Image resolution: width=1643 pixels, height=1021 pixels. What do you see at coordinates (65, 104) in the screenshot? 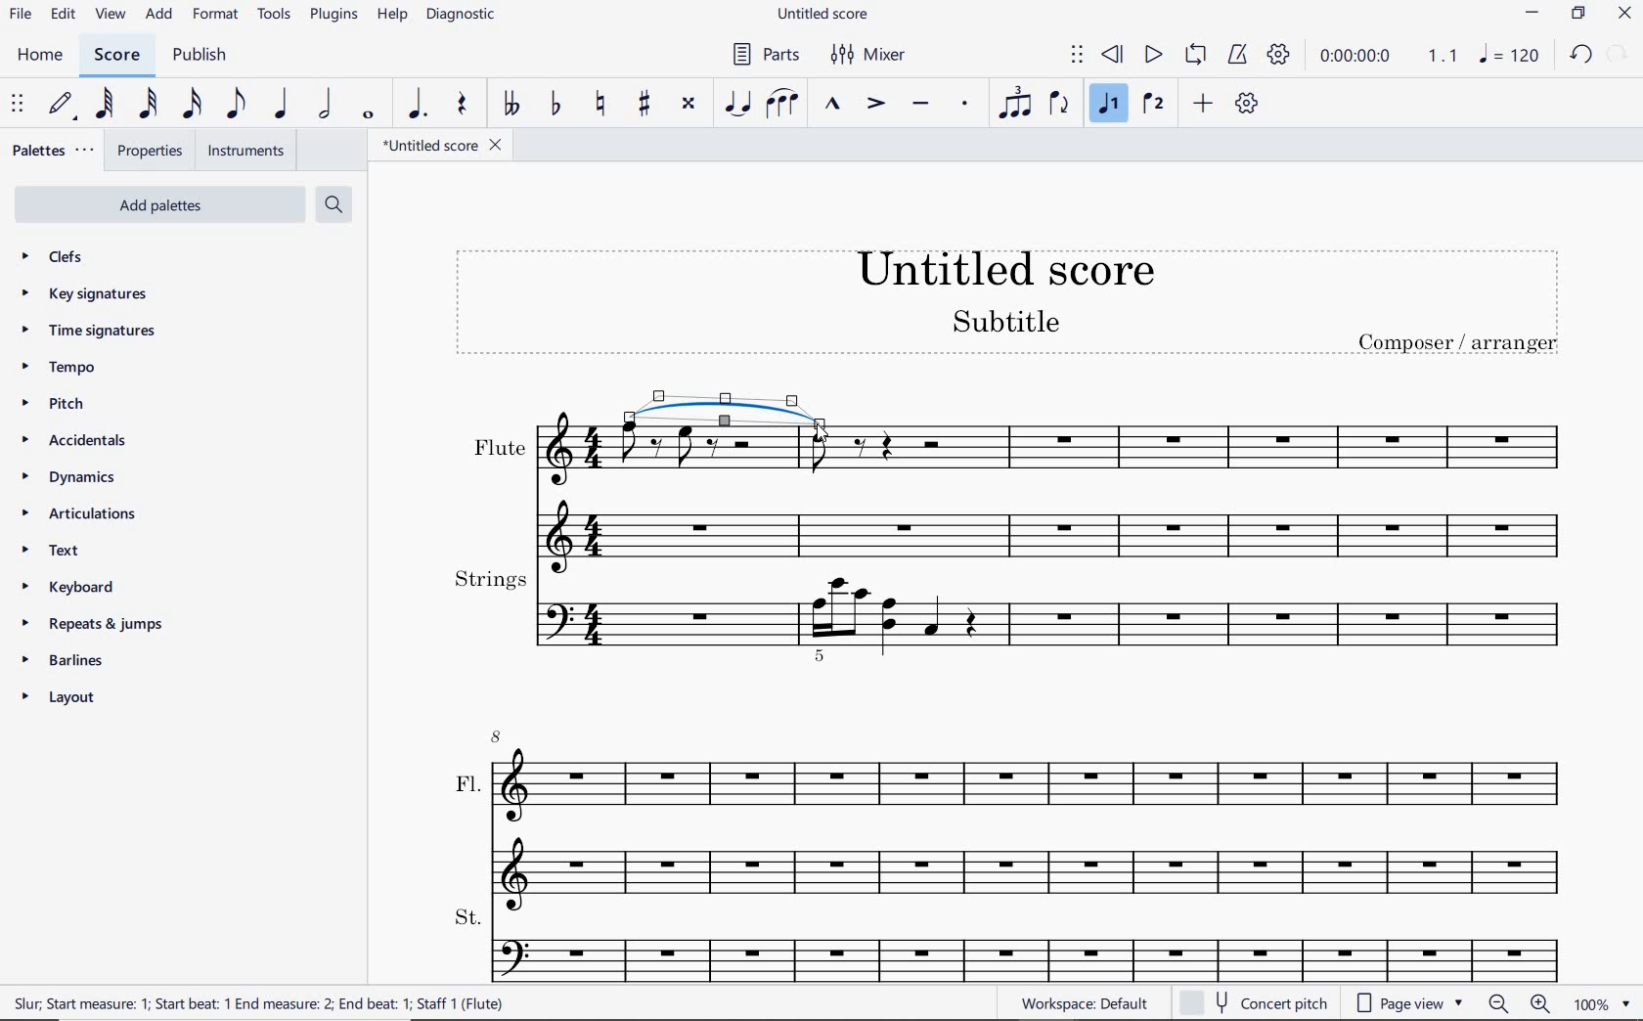
I see `DEFAULT (STEP TIME)` at bounding box center [65, 104].